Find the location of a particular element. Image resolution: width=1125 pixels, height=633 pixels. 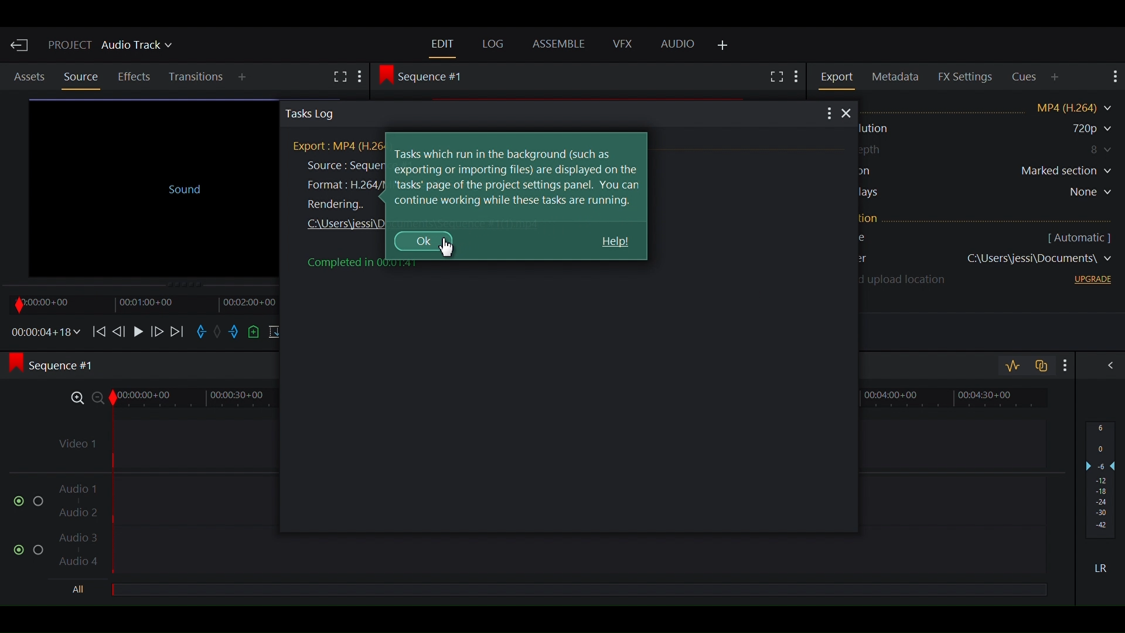

Sequence #1 is located at coordinates (60, 366).